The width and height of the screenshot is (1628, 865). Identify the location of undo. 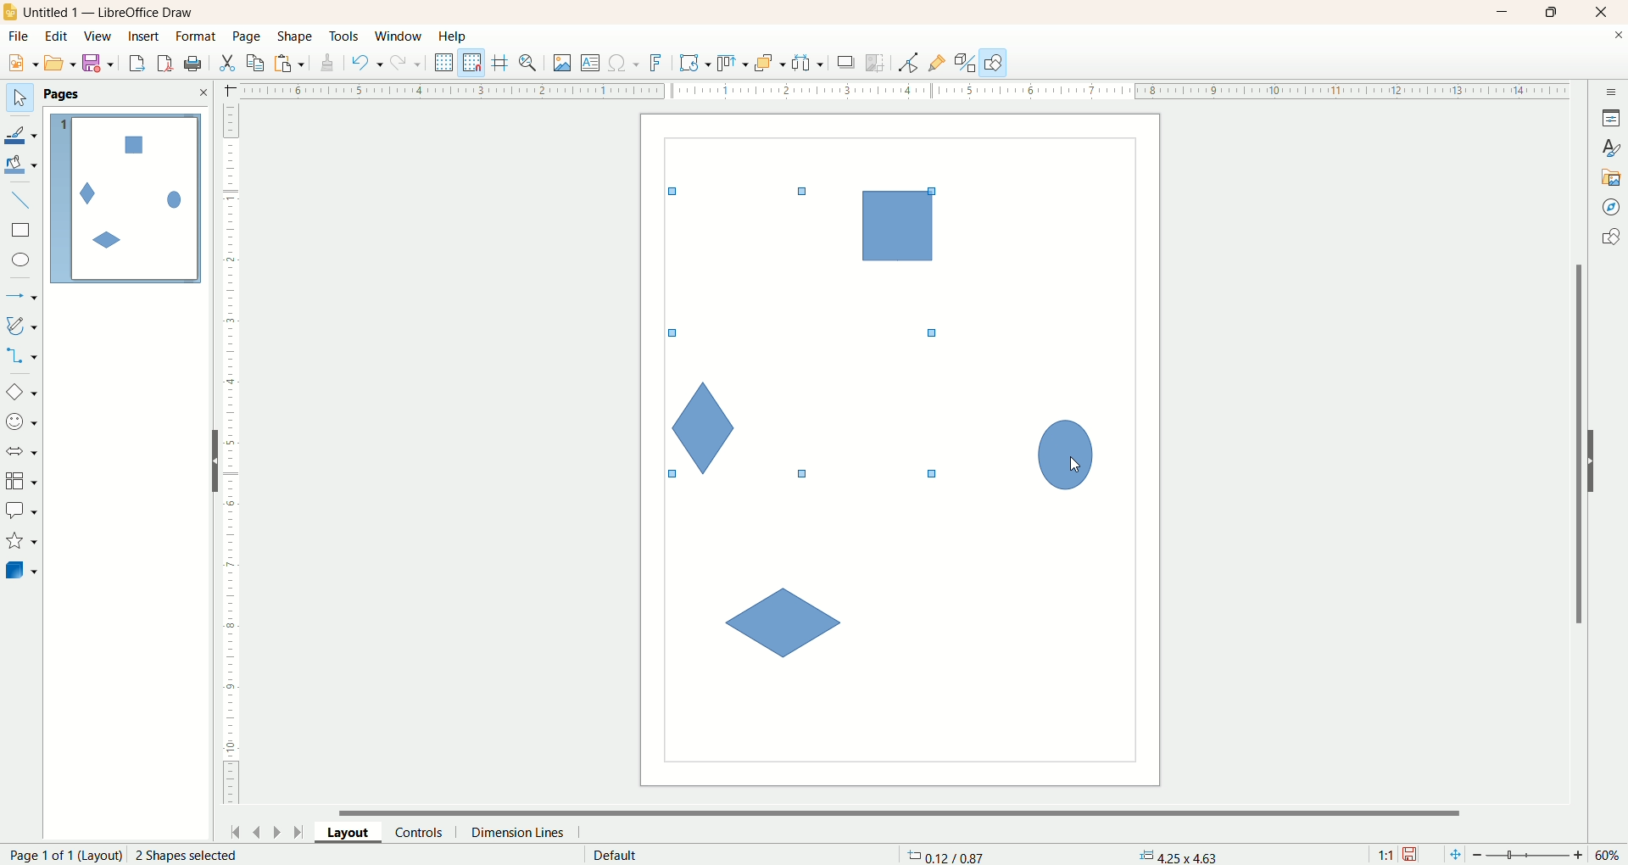
(367, 63).